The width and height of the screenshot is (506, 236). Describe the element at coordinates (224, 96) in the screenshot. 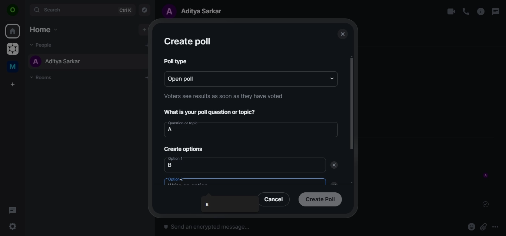

I see `Voters see results as soon as they have voted` at that location.